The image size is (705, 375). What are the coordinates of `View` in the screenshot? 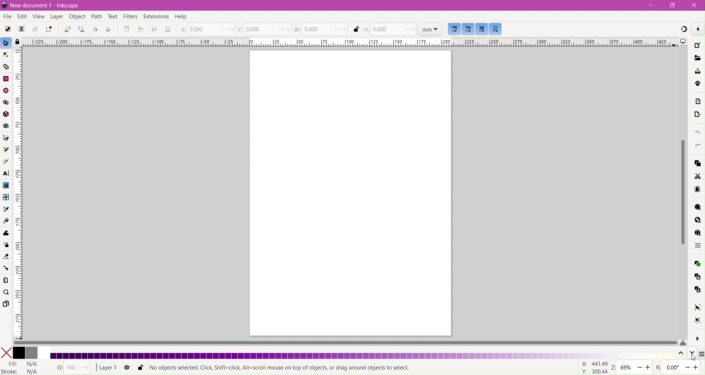 It's located at (37, 17).